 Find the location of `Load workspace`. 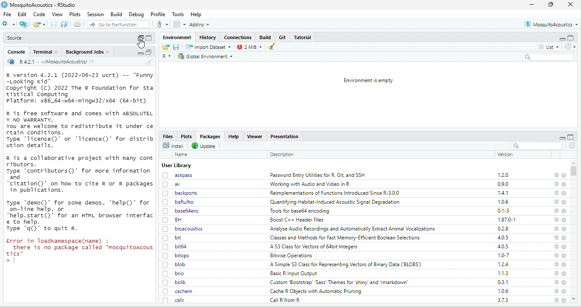

Load workspace is located at coordinates (165, 47).